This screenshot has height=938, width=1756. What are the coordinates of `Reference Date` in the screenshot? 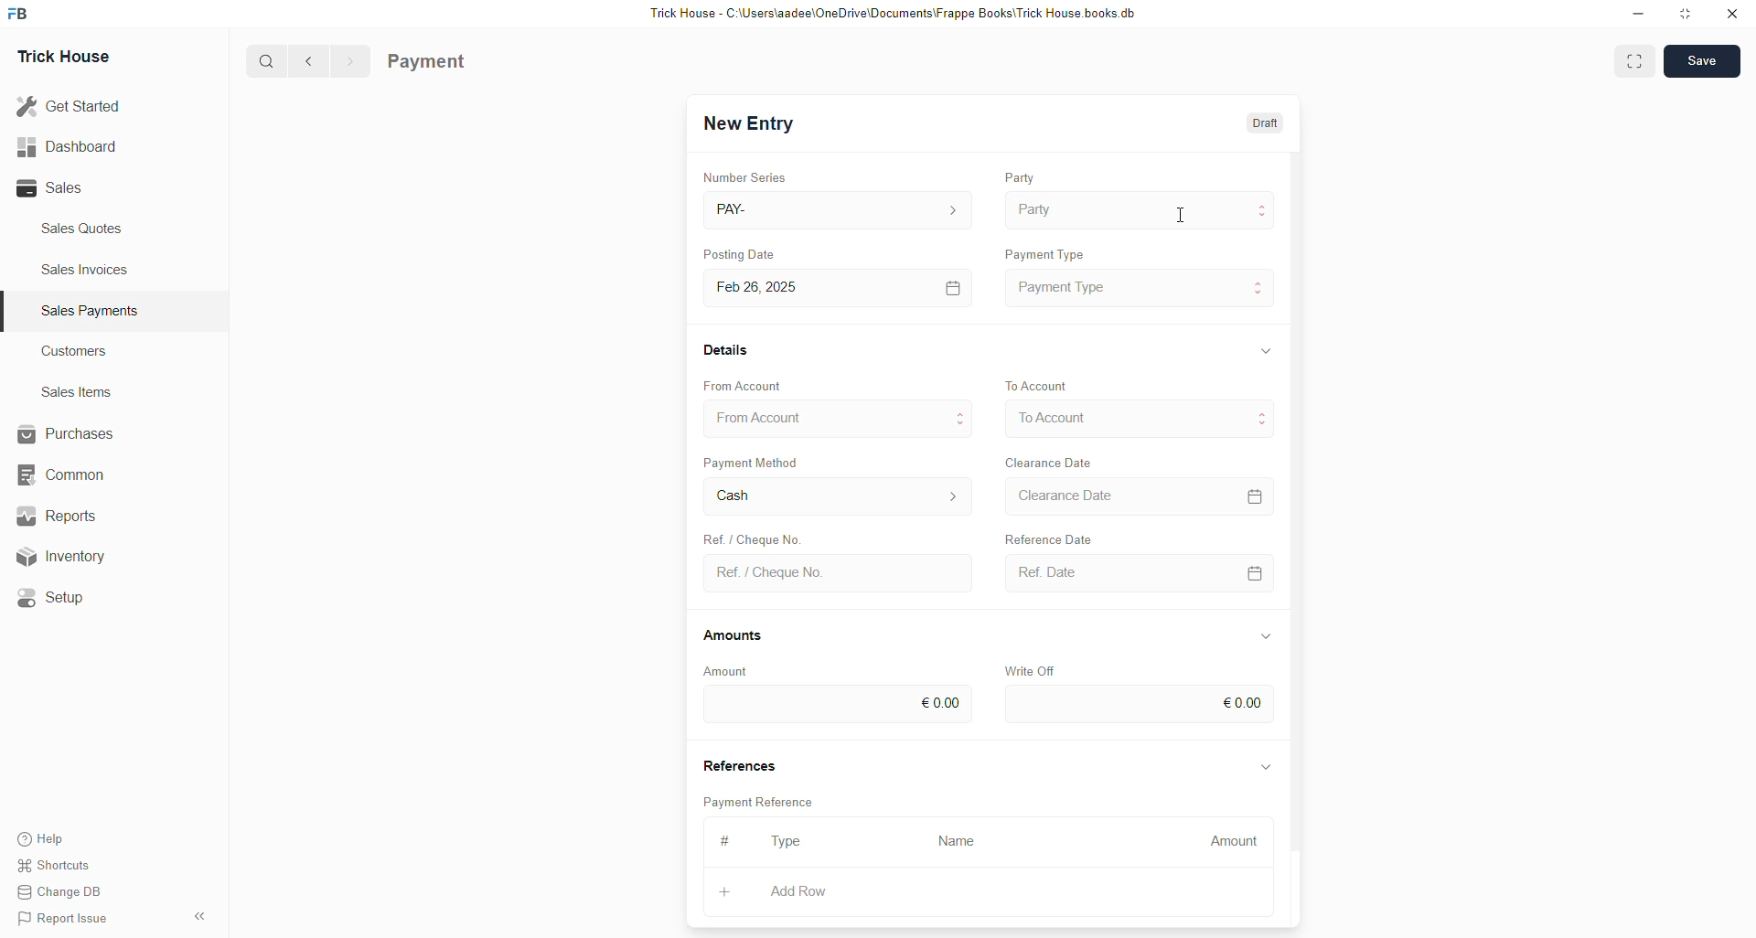 It's located at (1048, 537).